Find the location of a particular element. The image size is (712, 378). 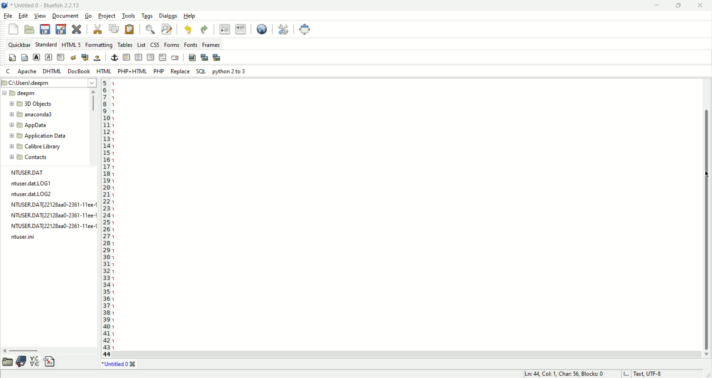

project is located at coordinates (108, 16).